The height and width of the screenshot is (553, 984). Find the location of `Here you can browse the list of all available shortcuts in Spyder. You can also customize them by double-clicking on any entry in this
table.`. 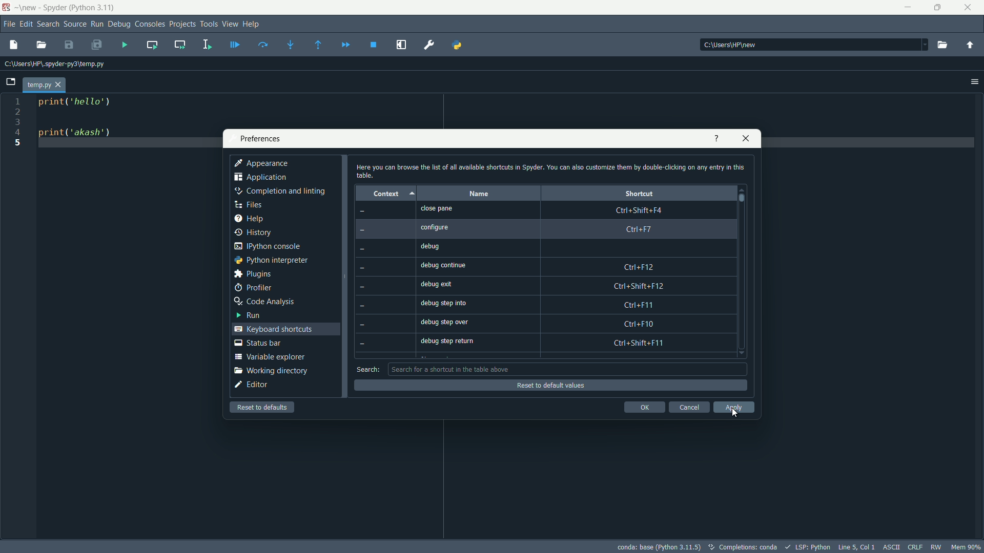

Here you can browse the list of all available shortcuts in Spyder. You can also customize them by double-clicking on any entry in this
table. is located at coordinates (543, 170).